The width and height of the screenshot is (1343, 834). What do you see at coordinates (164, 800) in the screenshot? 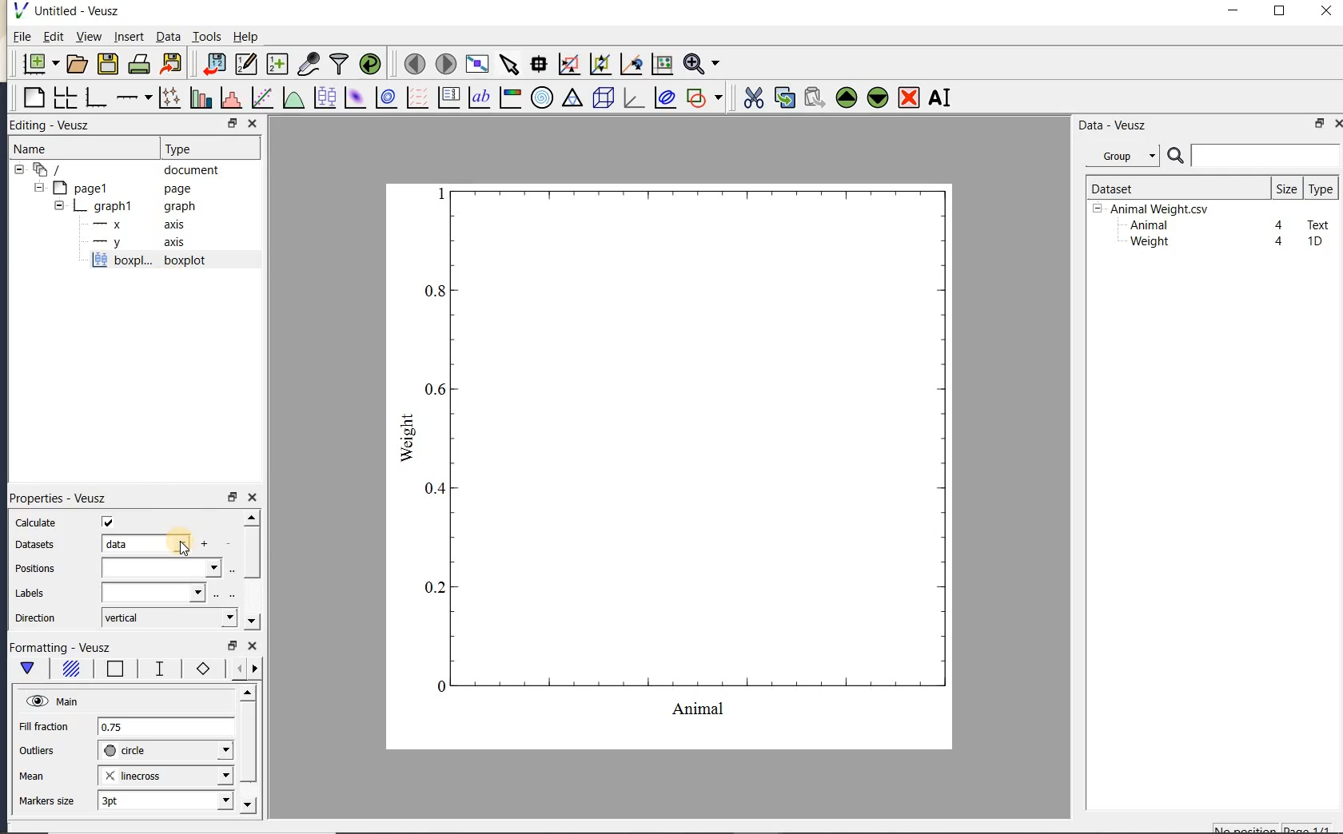
I see `3pt` at bounding box center [164, 800].